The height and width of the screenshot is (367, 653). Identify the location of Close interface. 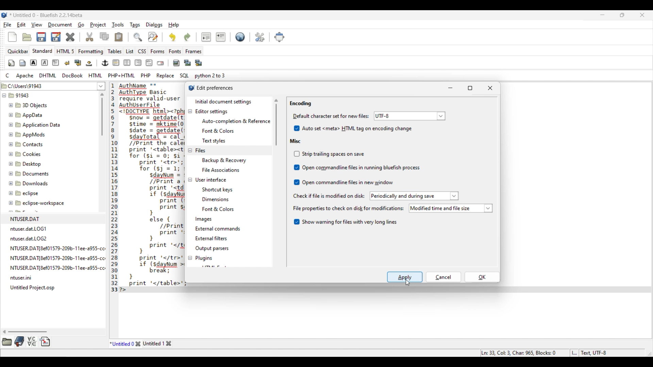
(642, 15).